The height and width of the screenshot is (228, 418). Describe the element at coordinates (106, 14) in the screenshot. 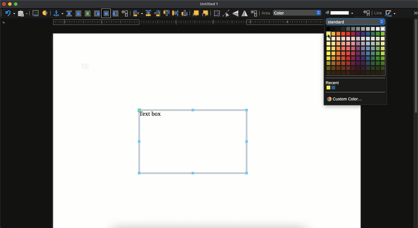

I see `through` at that location.